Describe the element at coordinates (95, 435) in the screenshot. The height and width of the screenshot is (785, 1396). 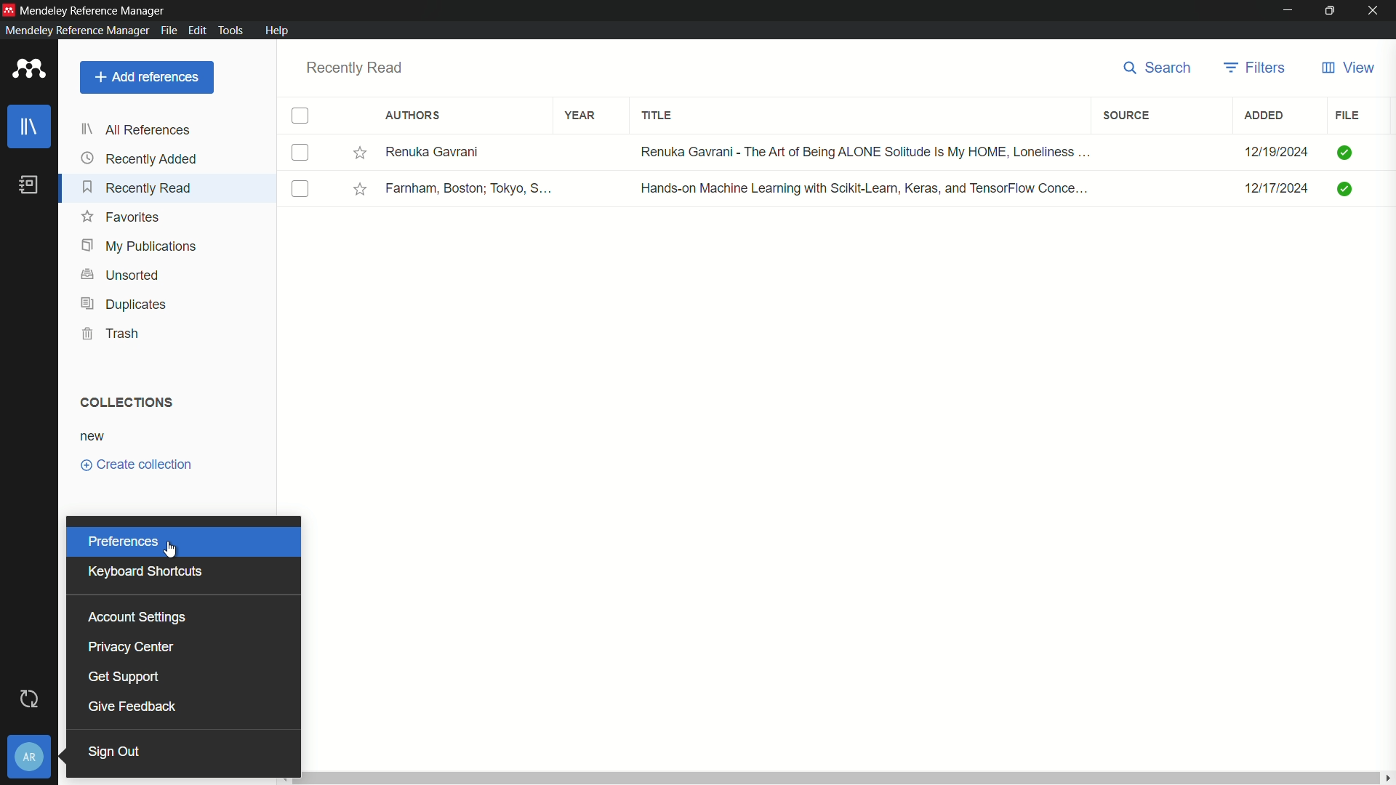
I see `new` at that location.